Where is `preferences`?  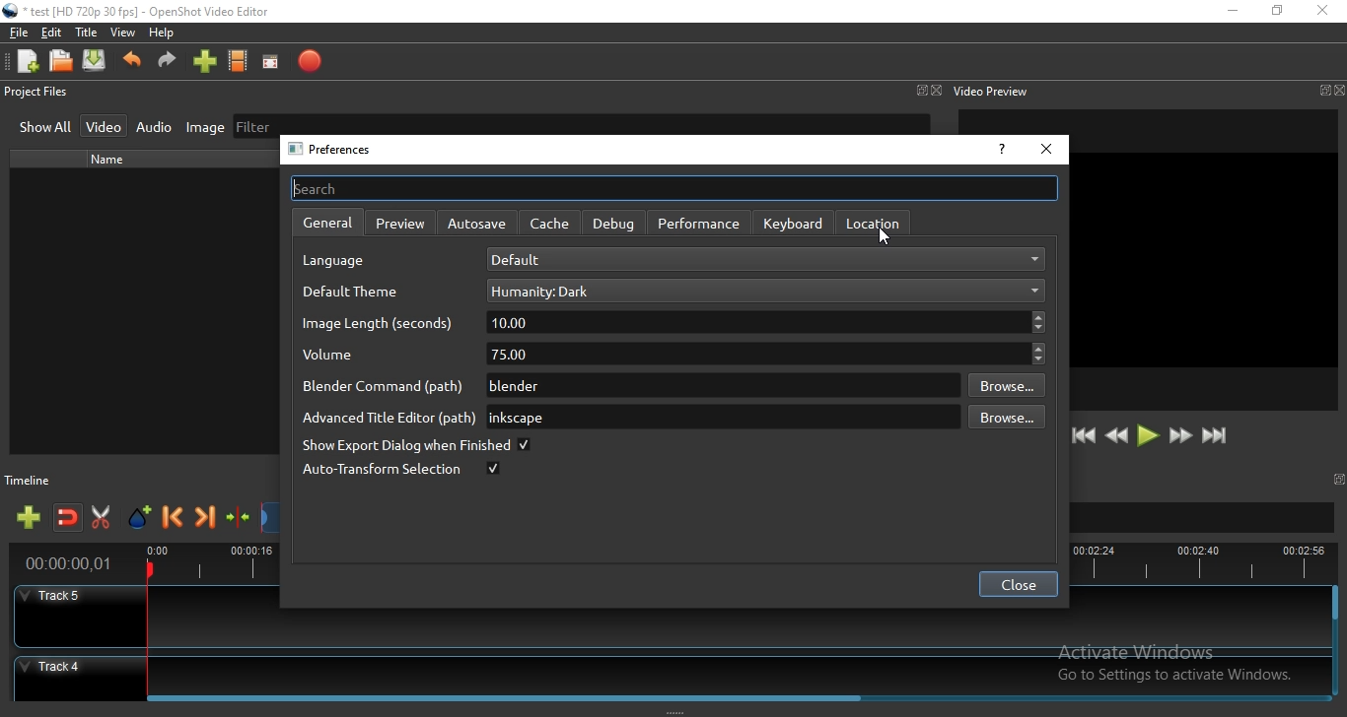
preferences is located at coordinates (336, 150).